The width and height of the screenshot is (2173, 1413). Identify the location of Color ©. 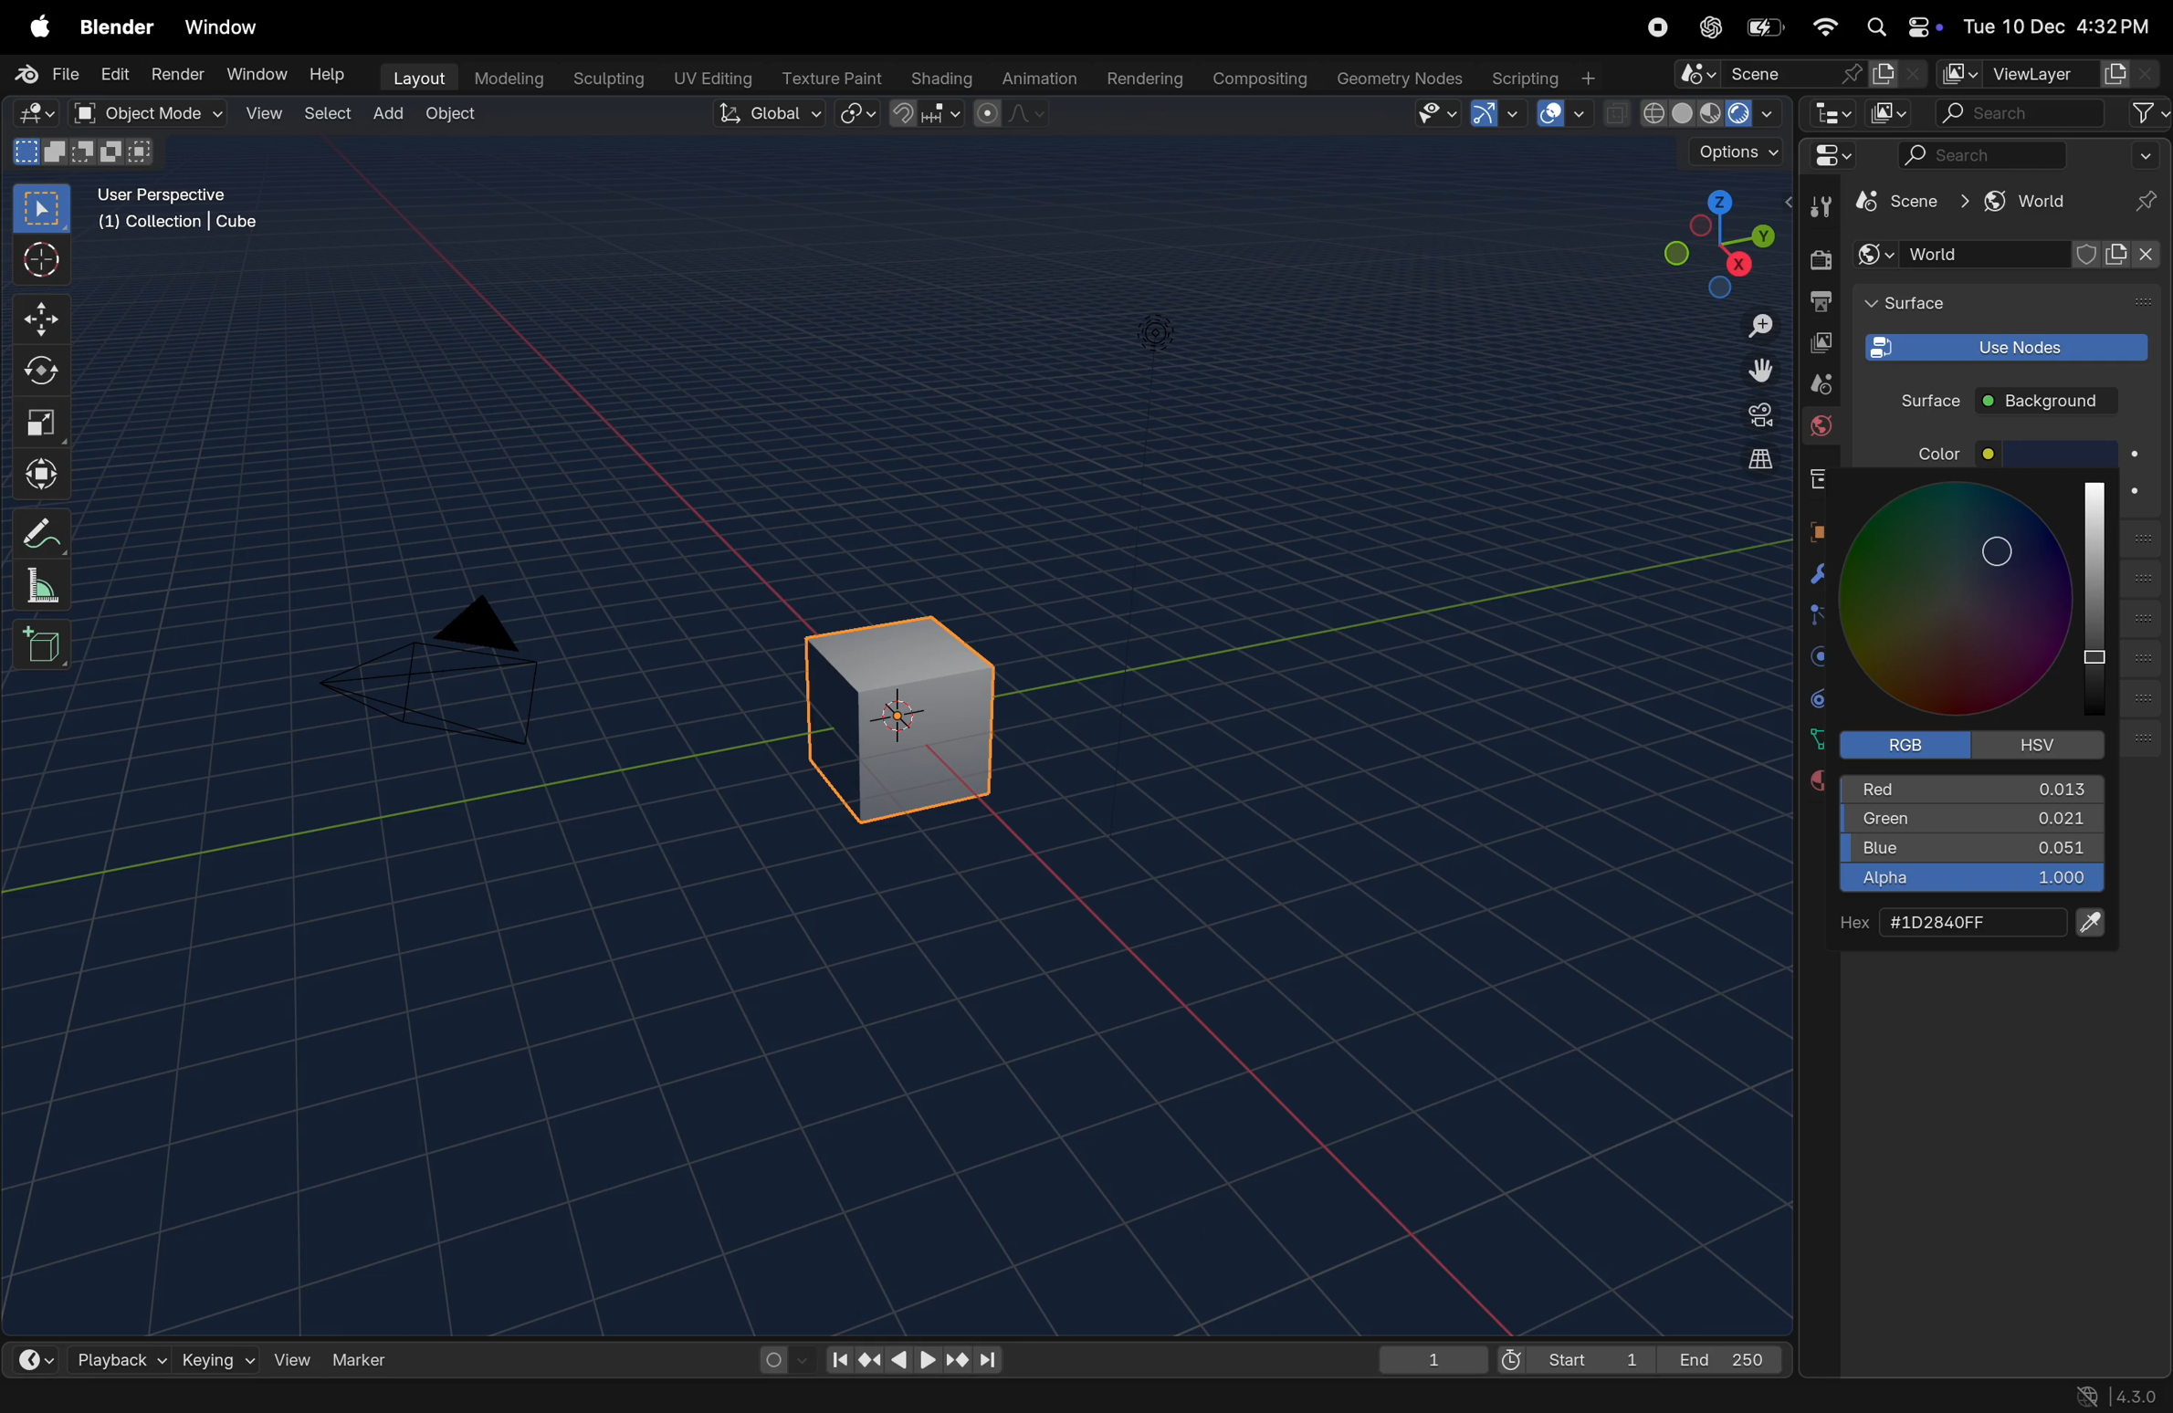
(1965, 455).